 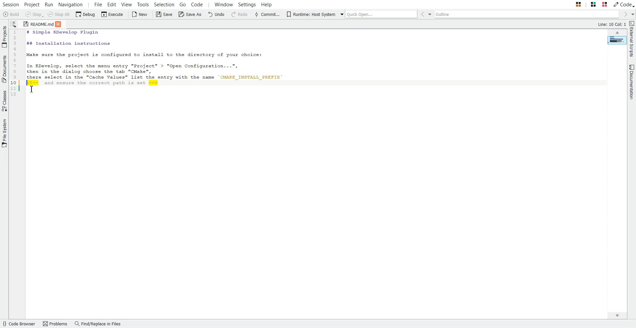 What do you see at coordinates (4, 37) in the screenshot?
I see `Projects` at bounding box center [4, 37].